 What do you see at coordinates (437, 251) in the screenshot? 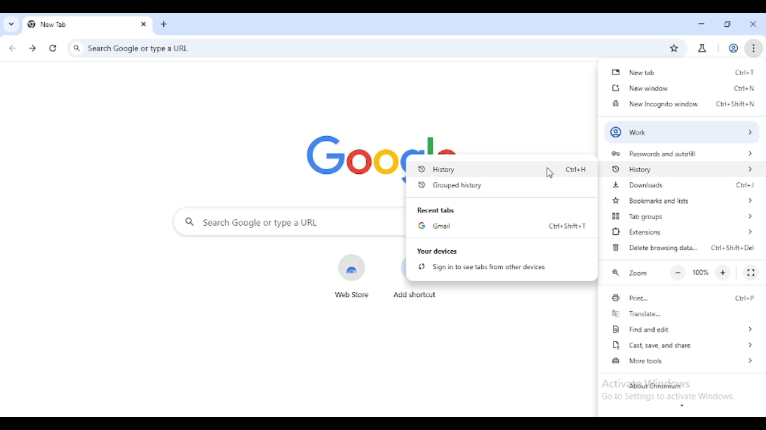
I see `your devices` at bounding box center [437, 251].